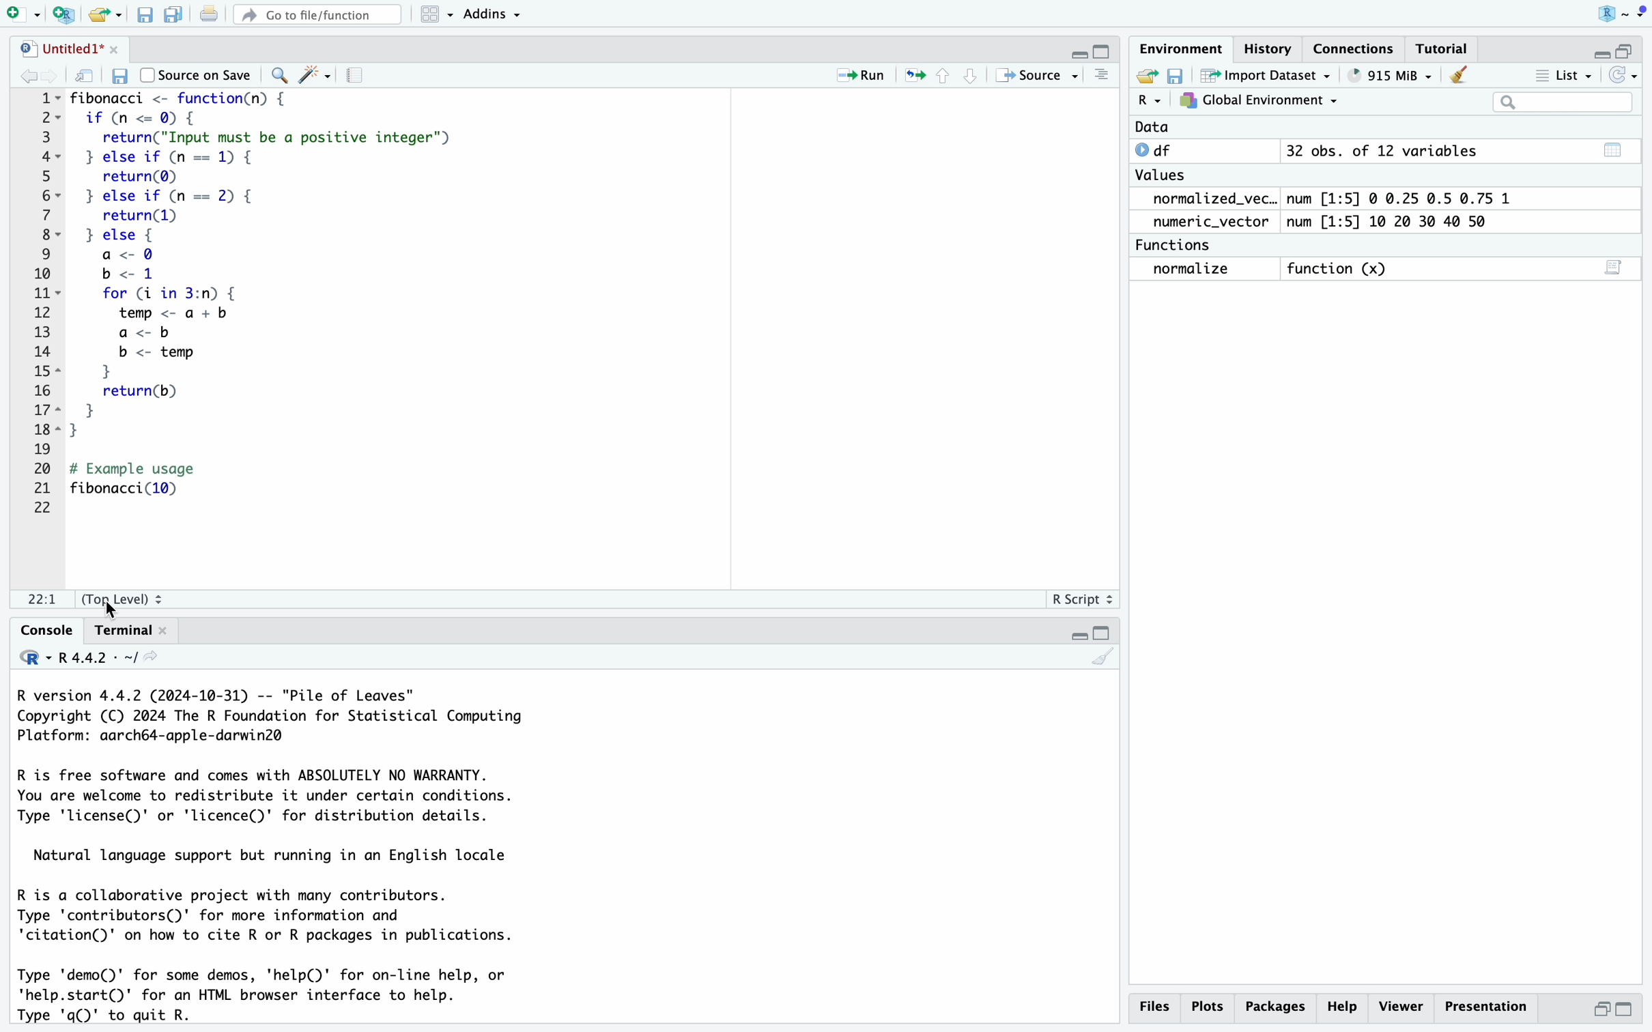  Describe the element at coordinates (1615, 266) in the screenshot. I see `script editor` at that location.